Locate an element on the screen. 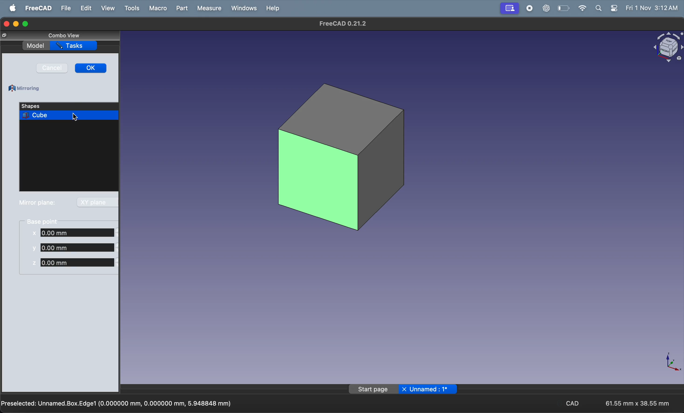  Preselected: Unnamed.Box.Edge1 (0.000000 mm, 0.000000 mm, 5.948848 mm) is located at coordinates (117, 403).